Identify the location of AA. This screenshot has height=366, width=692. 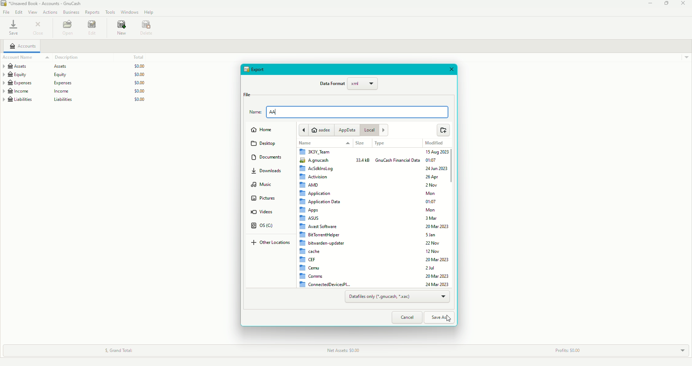
(274, 112).